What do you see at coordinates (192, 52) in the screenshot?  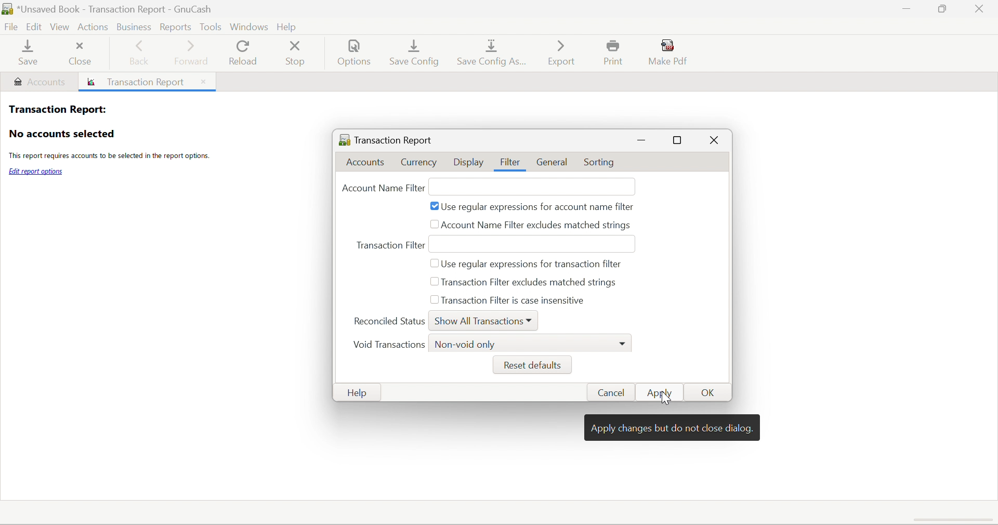 I see `Forward` at bounding box center [192, 52].